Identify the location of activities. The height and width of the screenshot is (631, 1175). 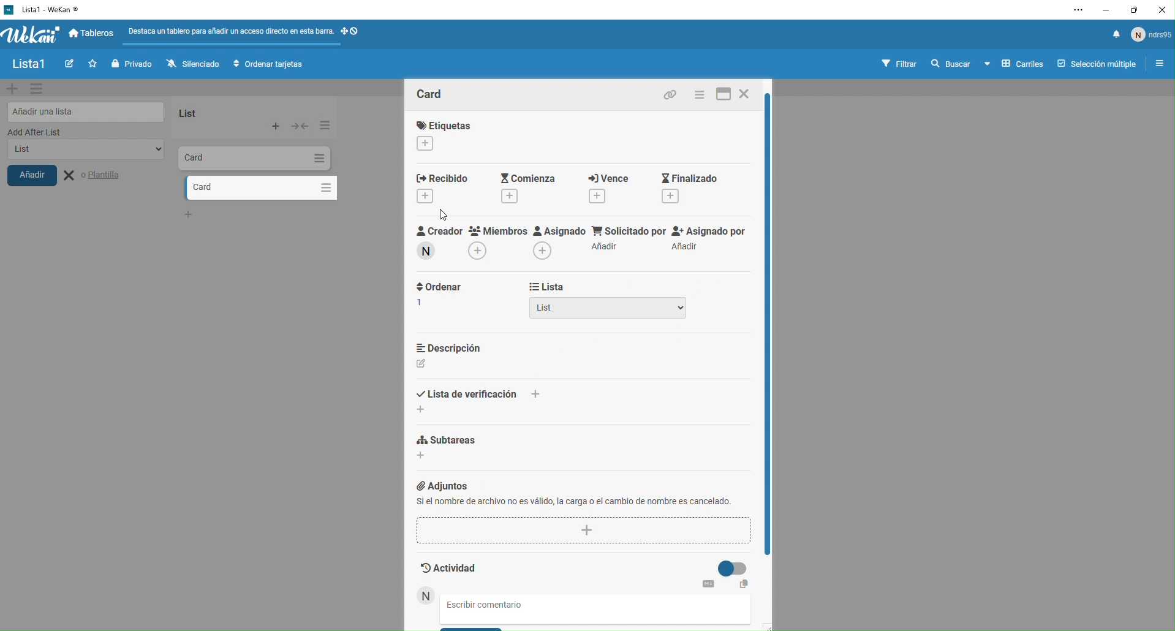
(586, 573).